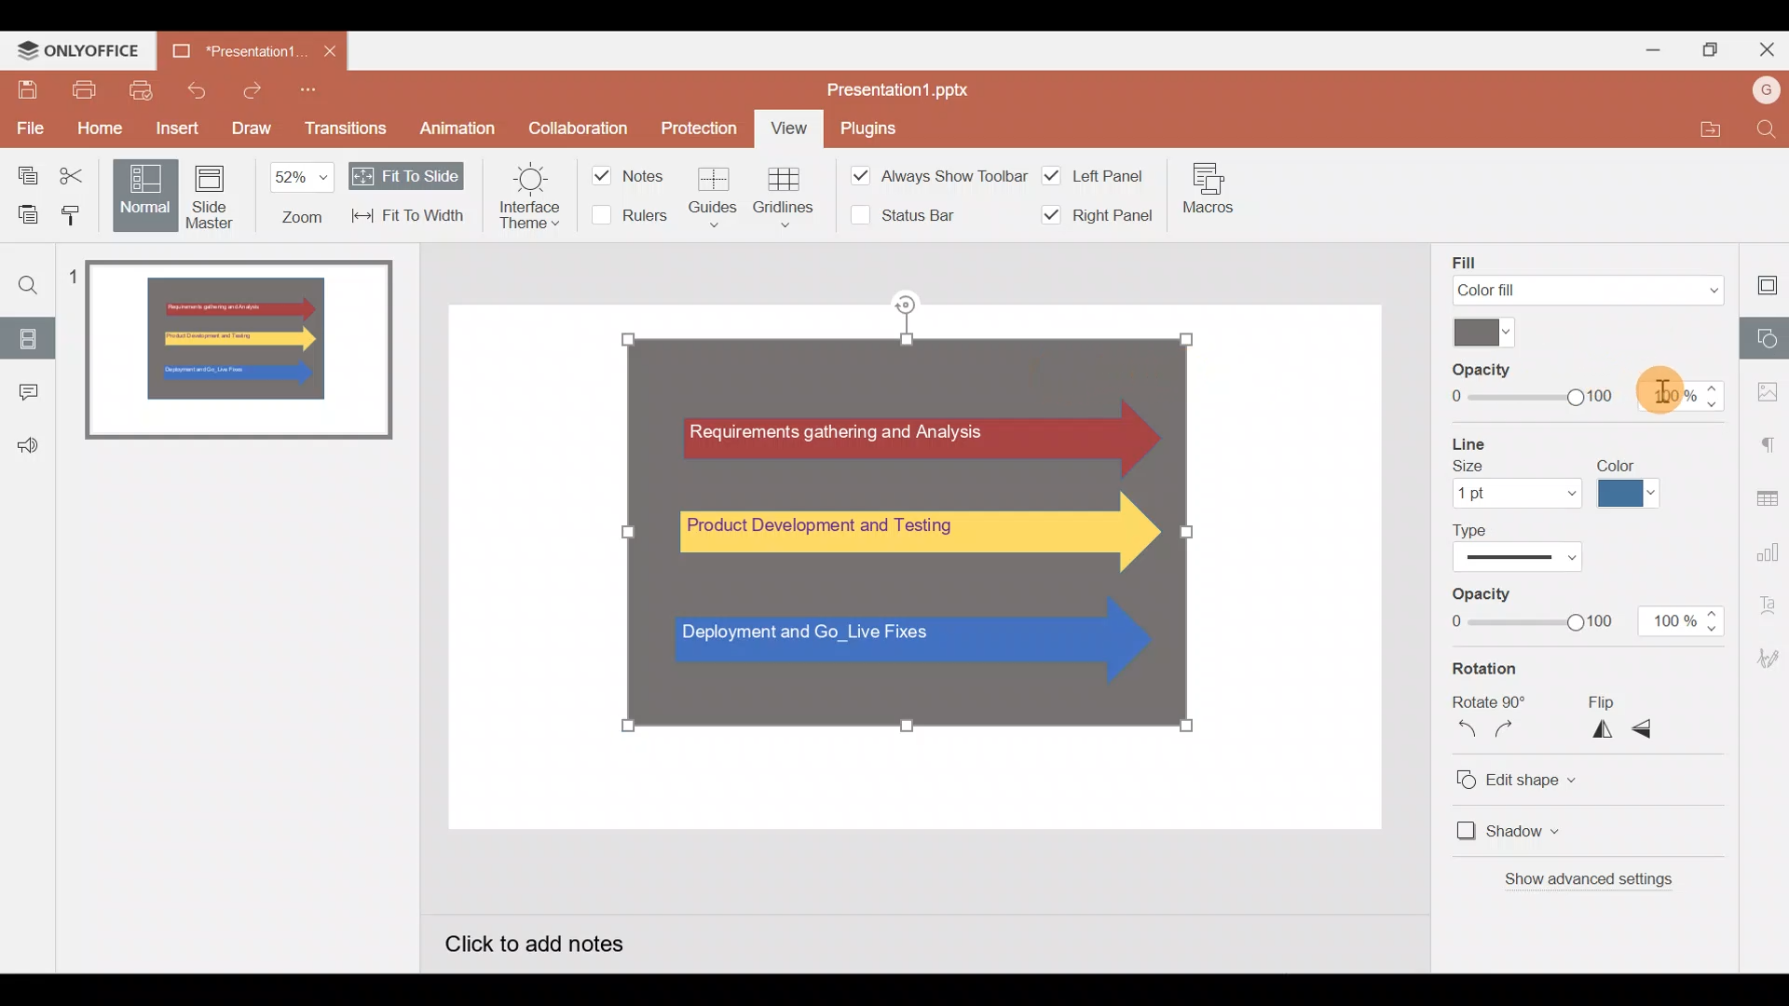 The height and width of the screenshot is (1006, 1789). Describe the element at coordinates (522, 199) in the screenshot. I see `Interface theme` at that location.